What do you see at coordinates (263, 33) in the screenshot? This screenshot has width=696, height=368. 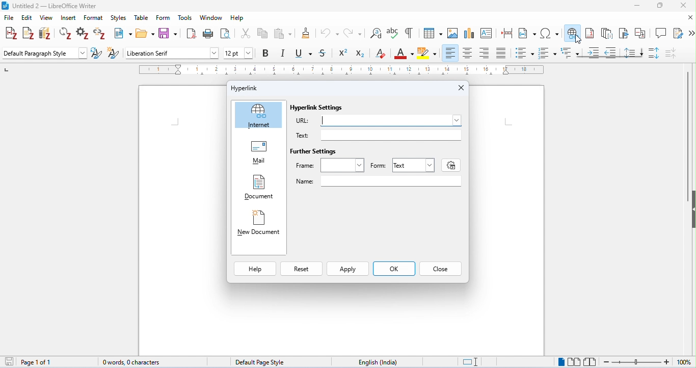 I see `copy` at bounding box center [263, 33].